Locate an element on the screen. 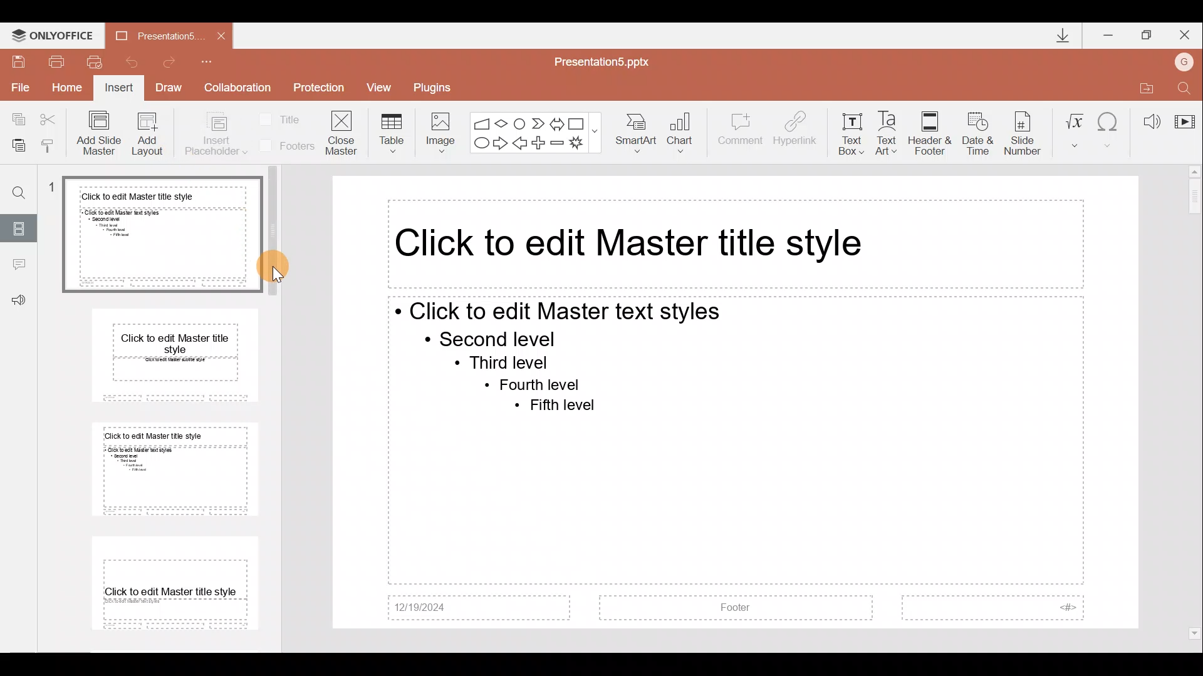  Flowchart - manual input is located at coordinates (481, 121).